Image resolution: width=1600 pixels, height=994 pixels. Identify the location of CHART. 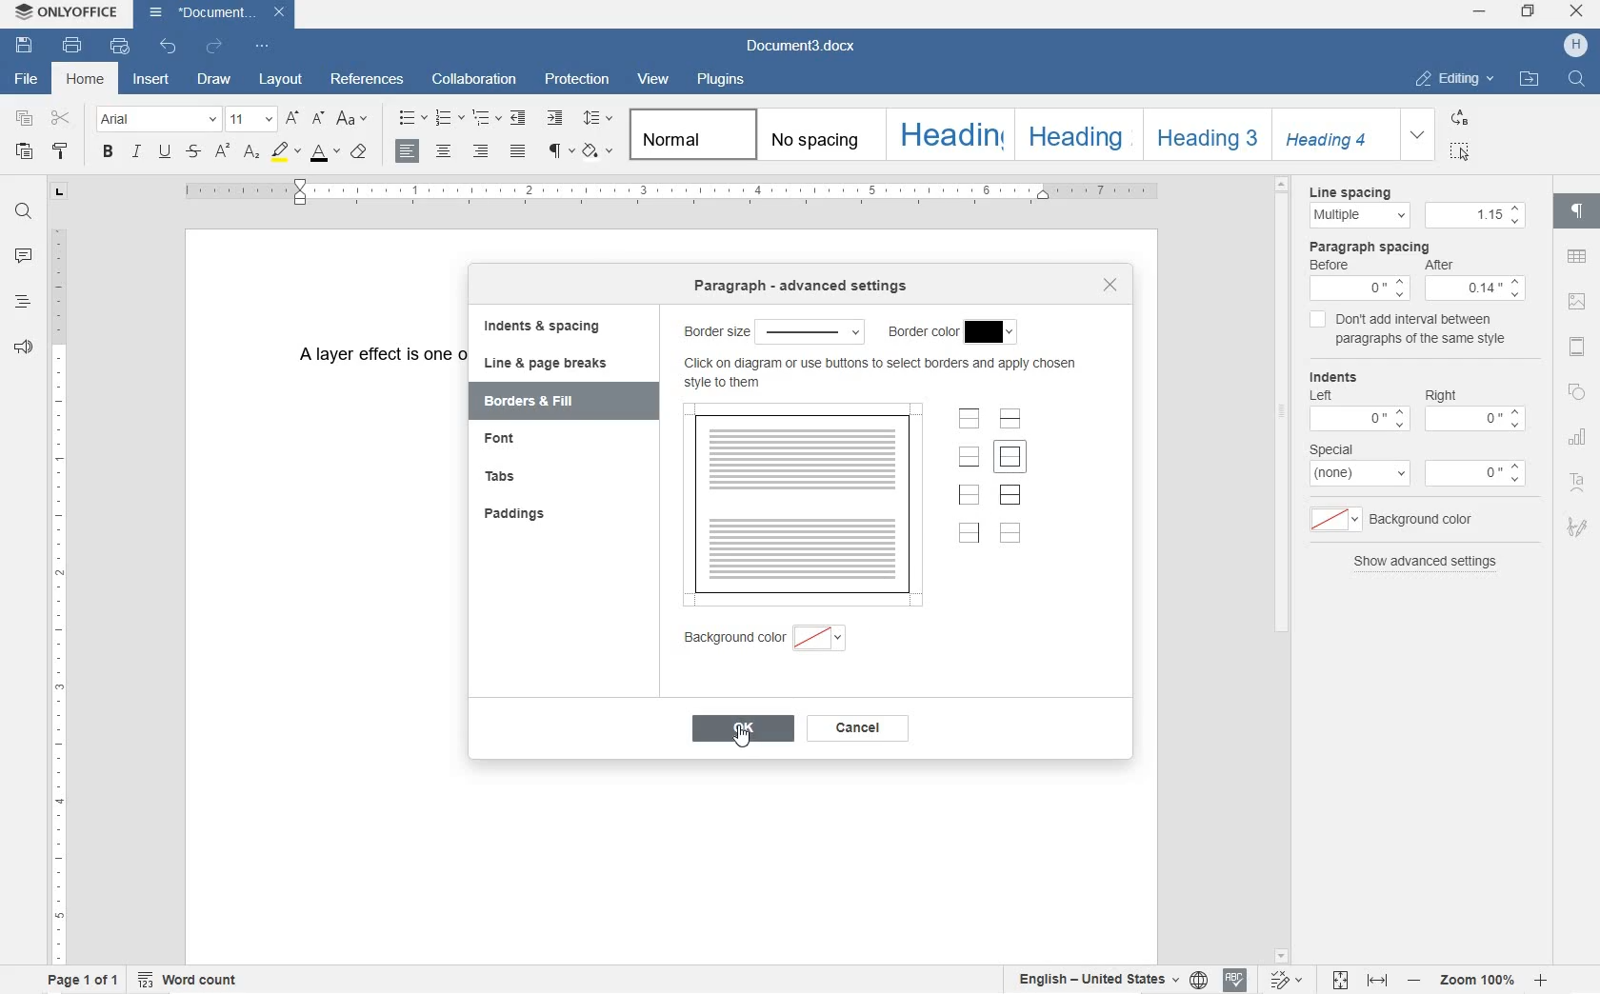
(1576, 436).